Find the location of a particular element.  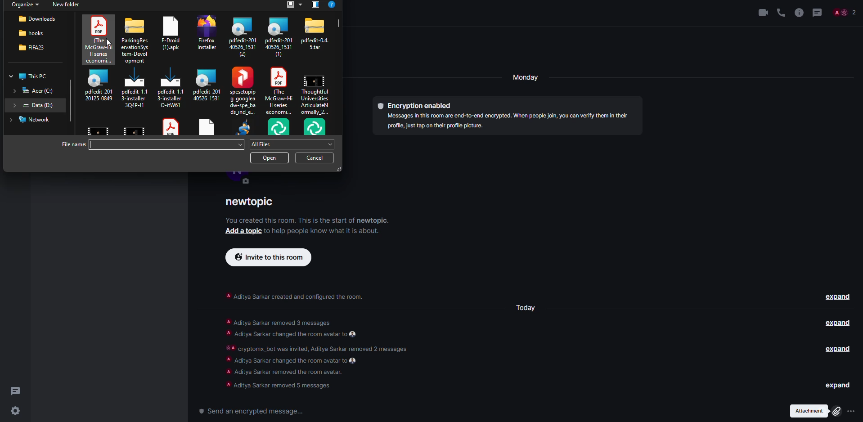

send a encrypted message is located at coordinates (251, 411).